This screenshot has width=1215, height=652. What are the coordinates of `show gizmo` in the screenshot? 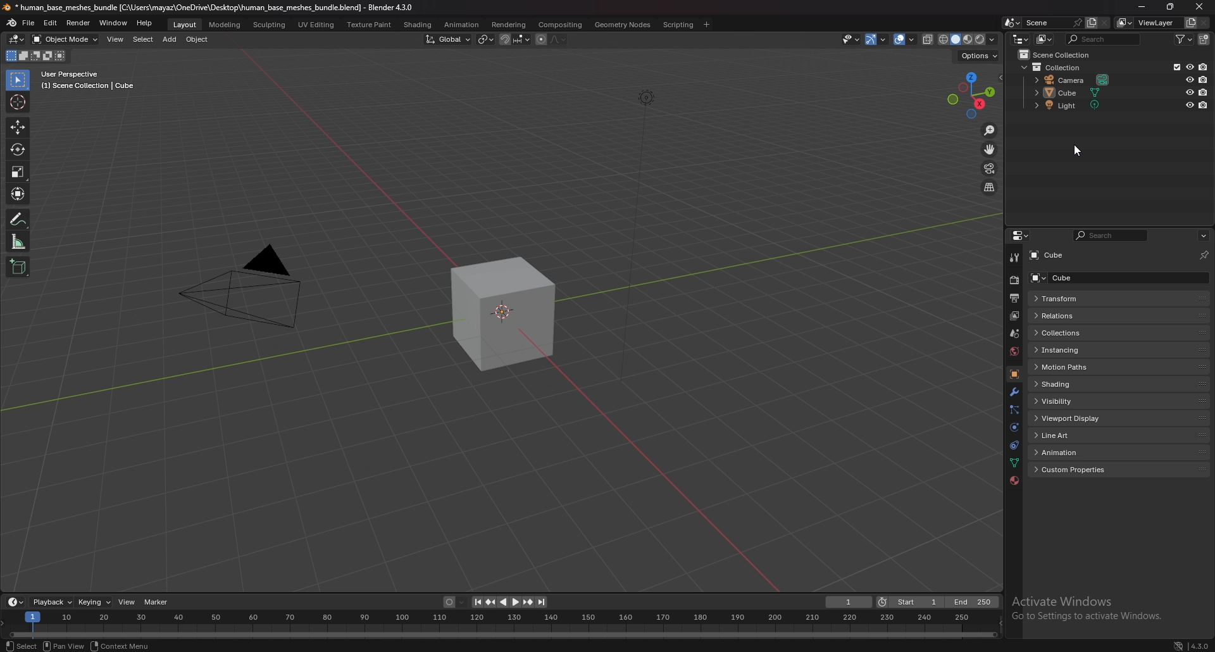 It's located at (876, 40).